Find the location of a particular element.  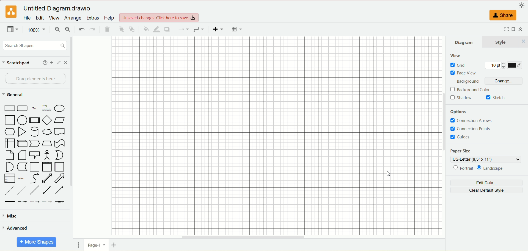

insert page is located at coordinates (114, 246).